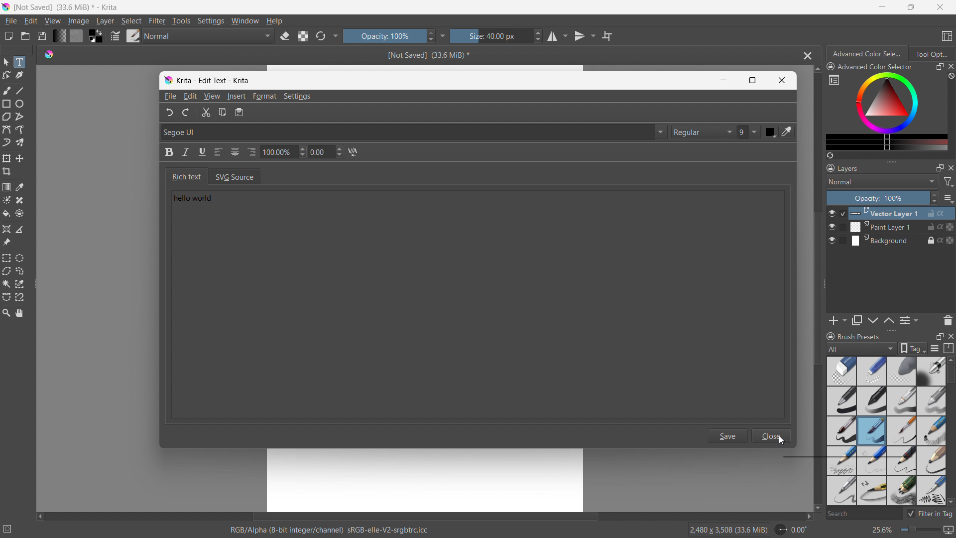 The image size is (956, 538). What do you see at coordinates (49, 53) in the screenshot?
I see `logo` at bounding box center [49, 53].